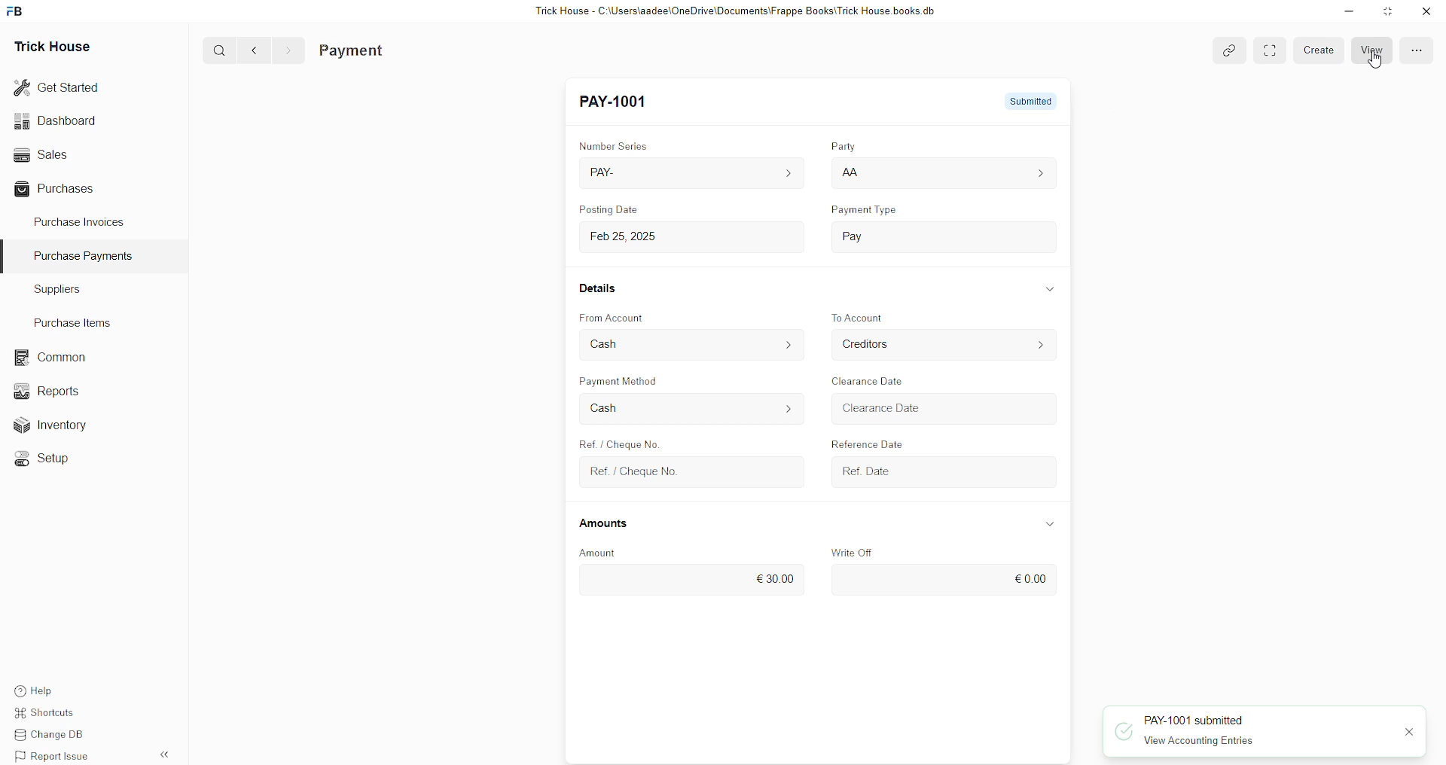  I want to click on Reference Date, so click(865, 441).